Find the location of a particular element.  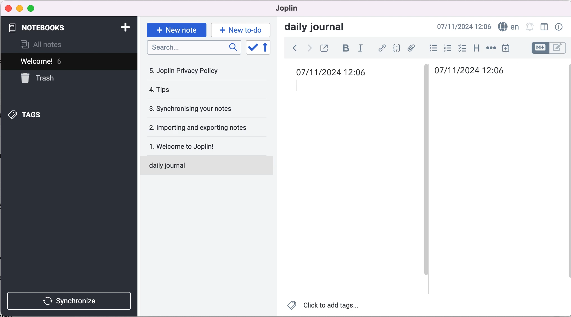

back is located at coordinates (292, 48).